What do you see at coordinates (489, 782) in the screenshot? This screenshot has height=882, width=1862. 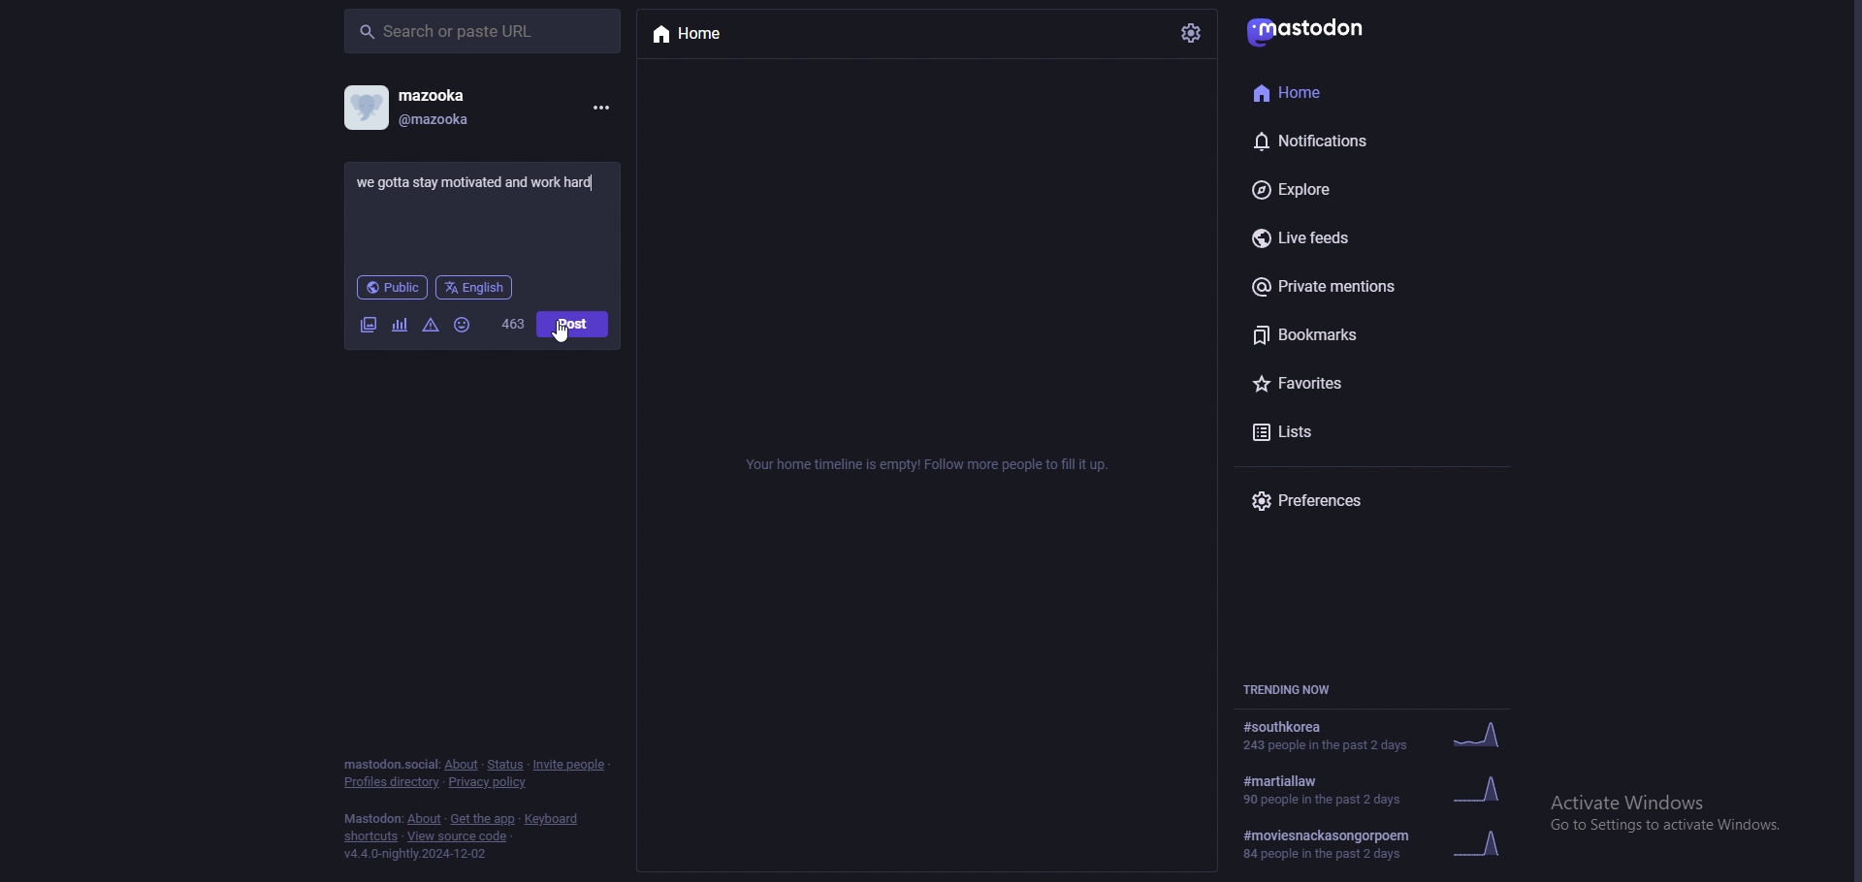 I see `privacy policy` at bounding box center [489, 782].